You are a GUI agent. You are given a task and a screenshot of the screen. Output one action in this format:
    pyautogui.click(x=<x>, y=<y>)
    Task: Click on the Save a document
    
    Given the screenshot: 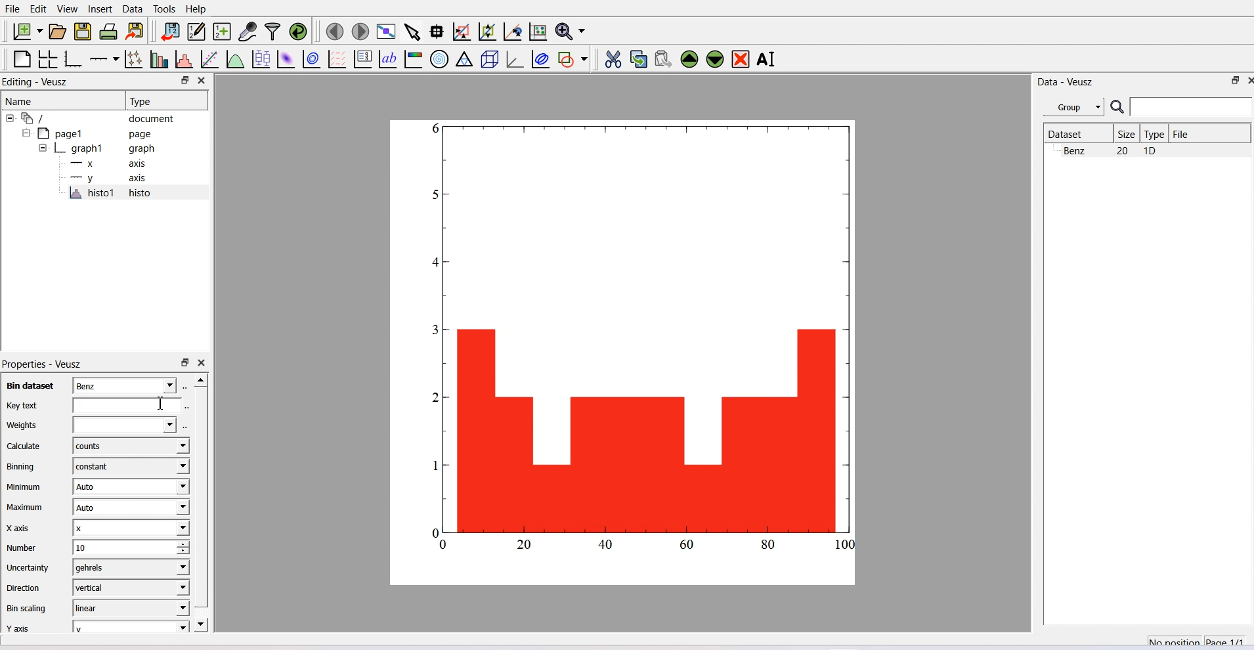 What is the action you would take?
    pyautogui.click(x=83, y=32)
    